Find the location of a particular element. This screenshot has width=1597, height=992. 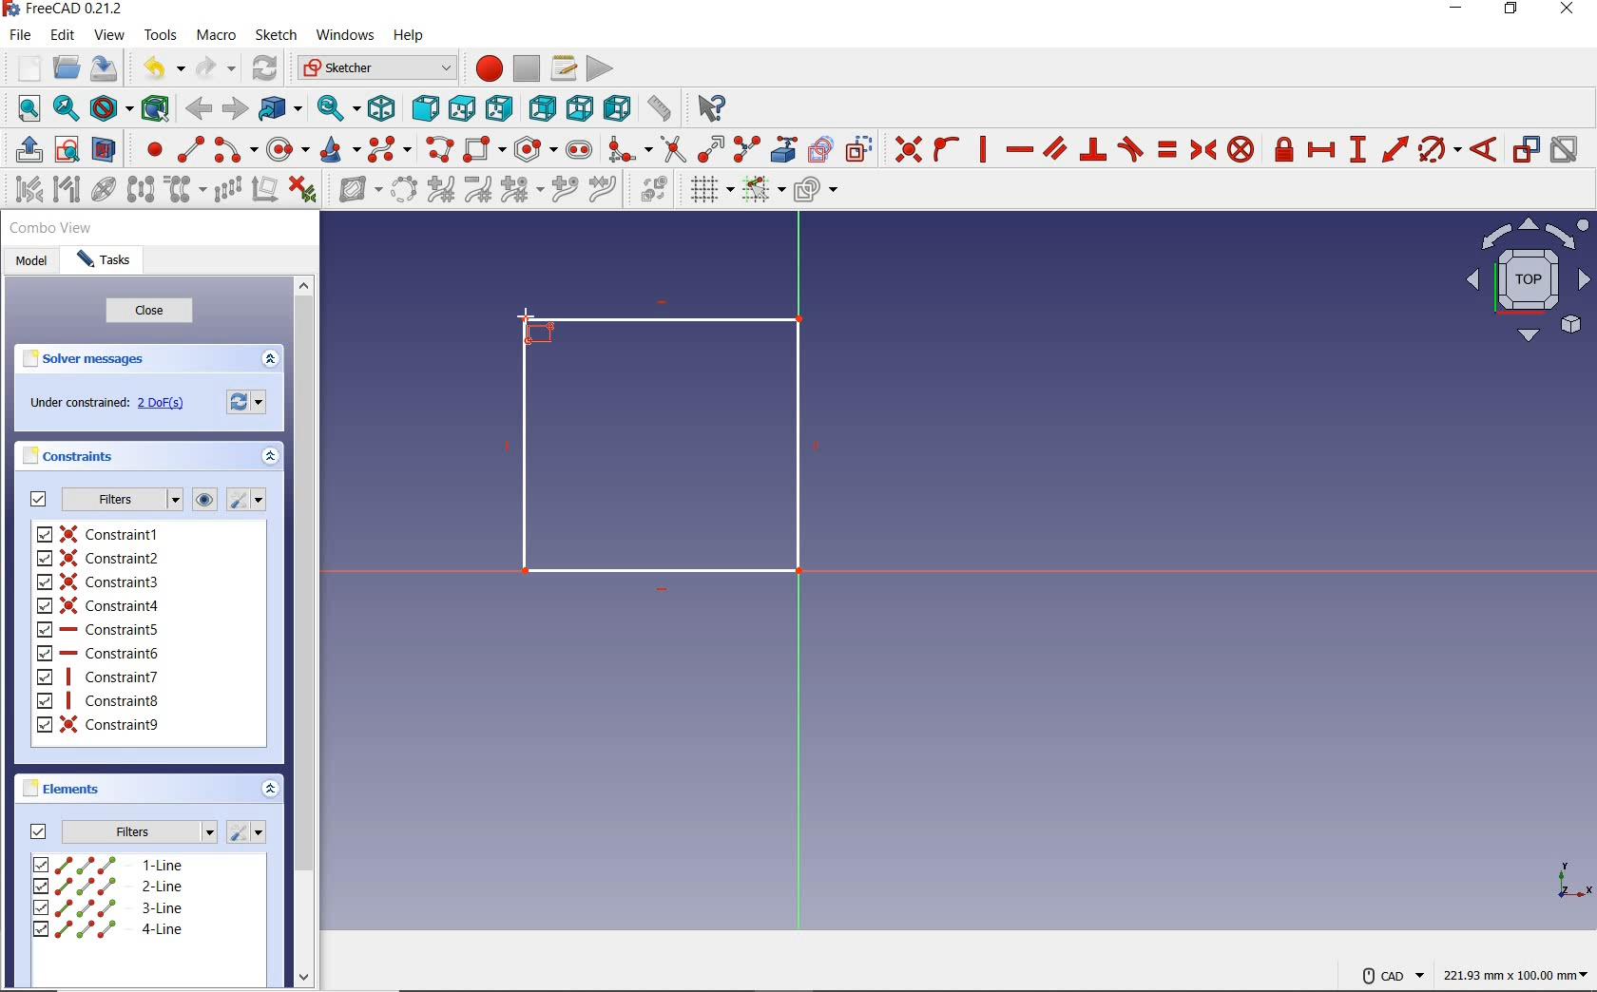

file is located at coordinates (23, 36).